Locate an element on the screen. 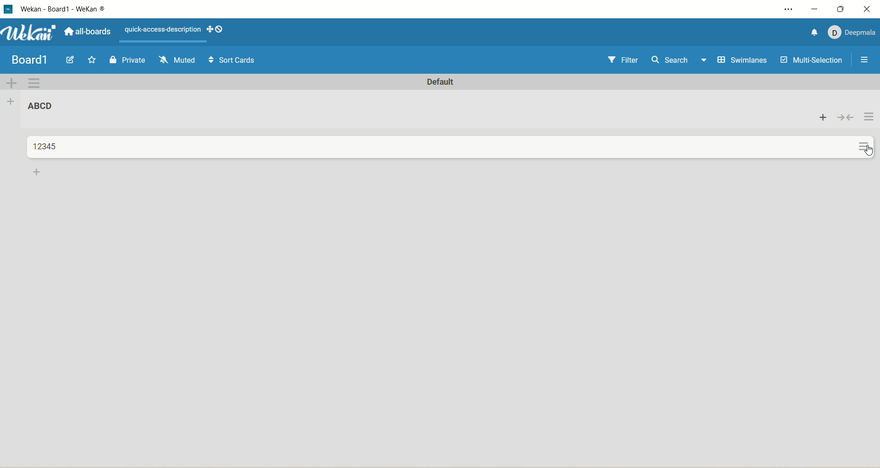  show-desktop-drag- is located at coordinates (215, 29).